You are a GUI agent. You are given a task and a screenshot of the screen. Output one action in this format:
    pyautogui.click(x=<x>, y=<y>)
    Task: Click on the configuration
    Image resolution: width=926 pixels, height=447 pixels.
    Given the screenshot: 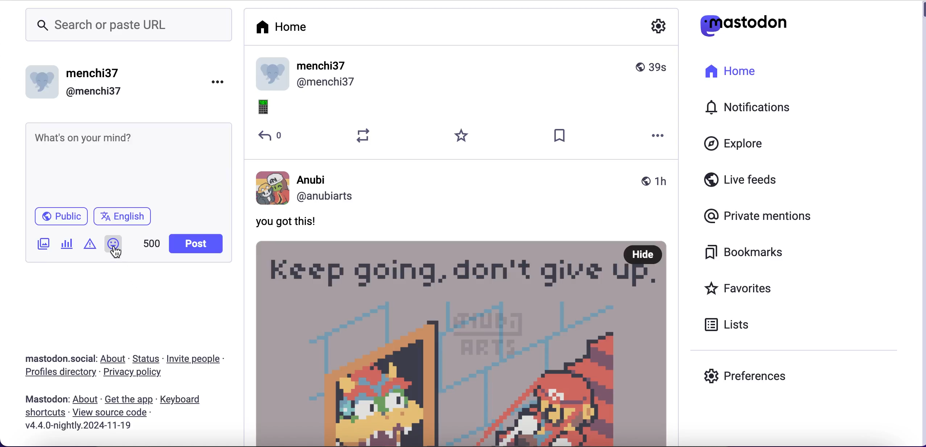 What is the action you would take?
    pyautogui.click(x=660, y=28)
    